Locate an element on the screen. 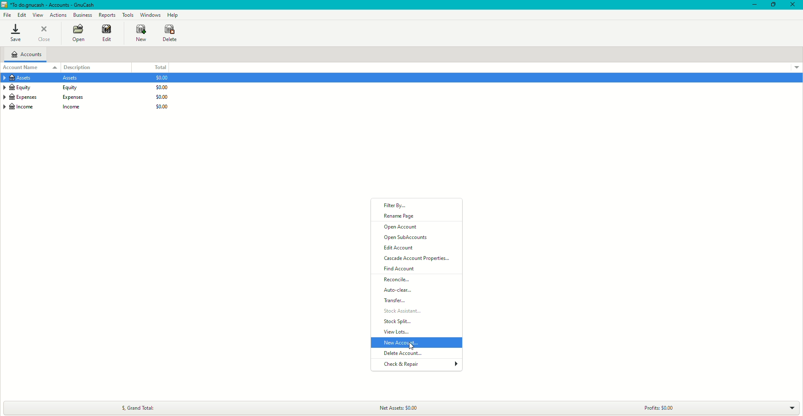 Image resolution: width=803 pixels, height=416 pixels. Assets is located at coordinates (44, 79).